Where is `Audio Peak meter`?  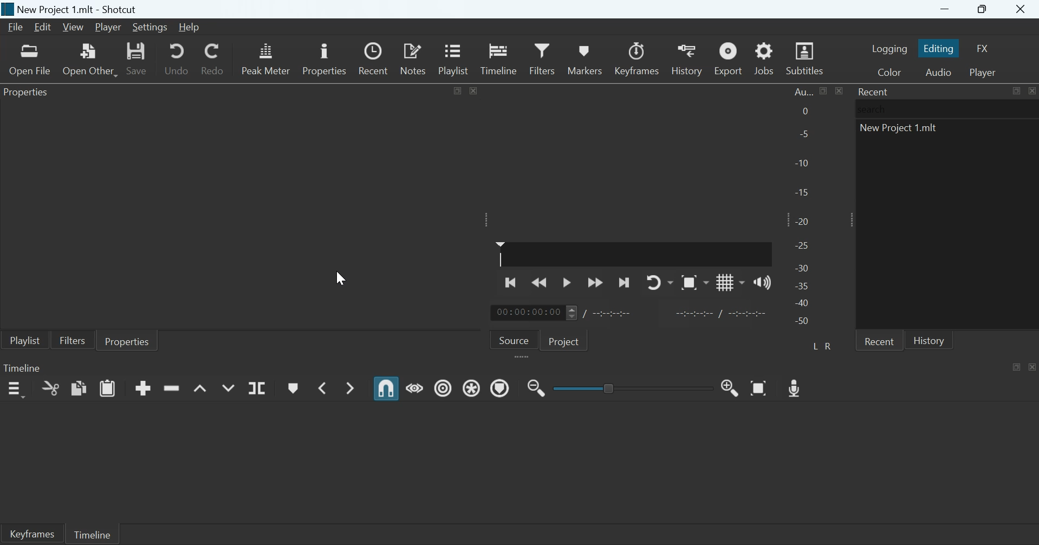
Audio Peak meter is located at coordinates (803, 208).